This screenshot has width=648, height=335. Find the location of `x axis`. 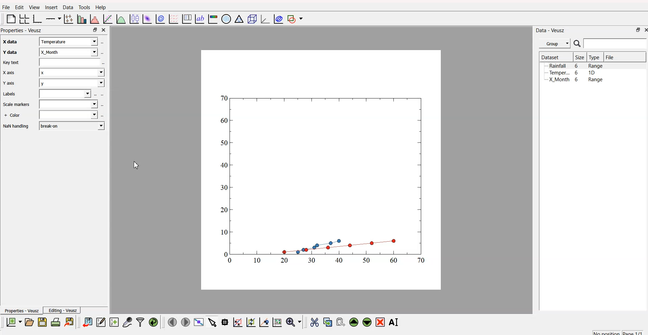

x axis is located at coordinates (8, 42).